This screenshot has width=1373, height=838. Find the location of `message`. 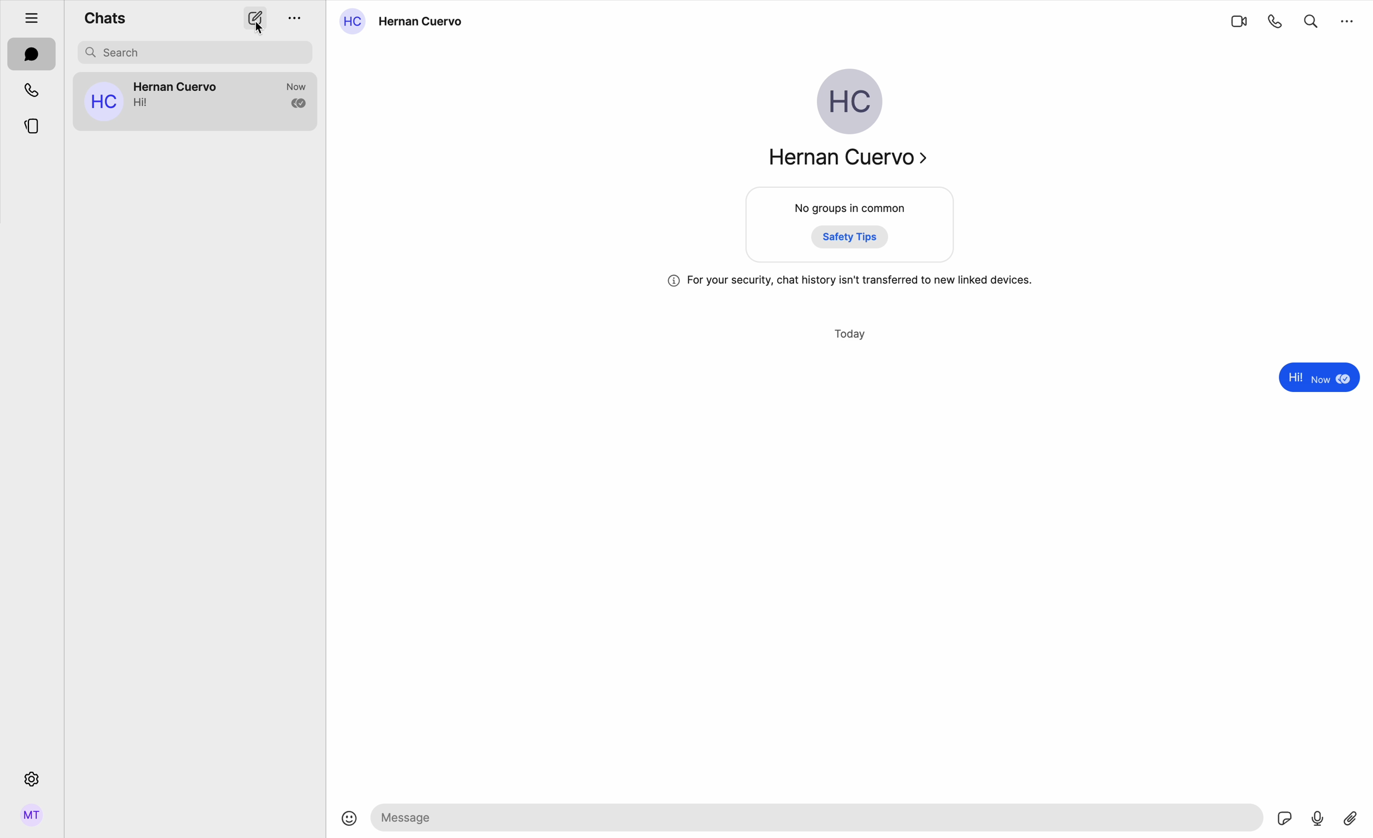

message is located at coordinates (1322, 376).